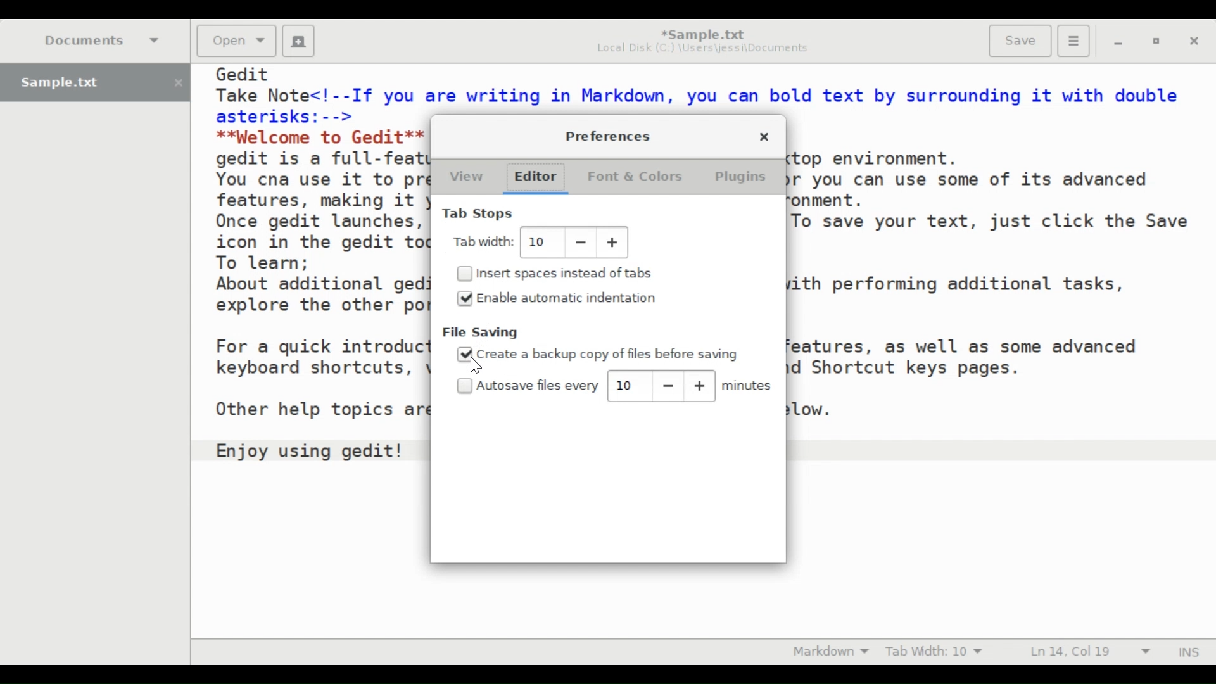  I want to click on Plugins, so click(742, 177).